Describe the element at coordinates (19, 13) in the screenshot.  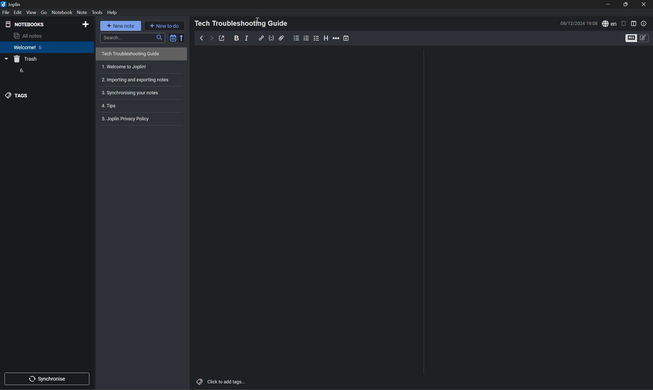
I see `Edit` at that location.